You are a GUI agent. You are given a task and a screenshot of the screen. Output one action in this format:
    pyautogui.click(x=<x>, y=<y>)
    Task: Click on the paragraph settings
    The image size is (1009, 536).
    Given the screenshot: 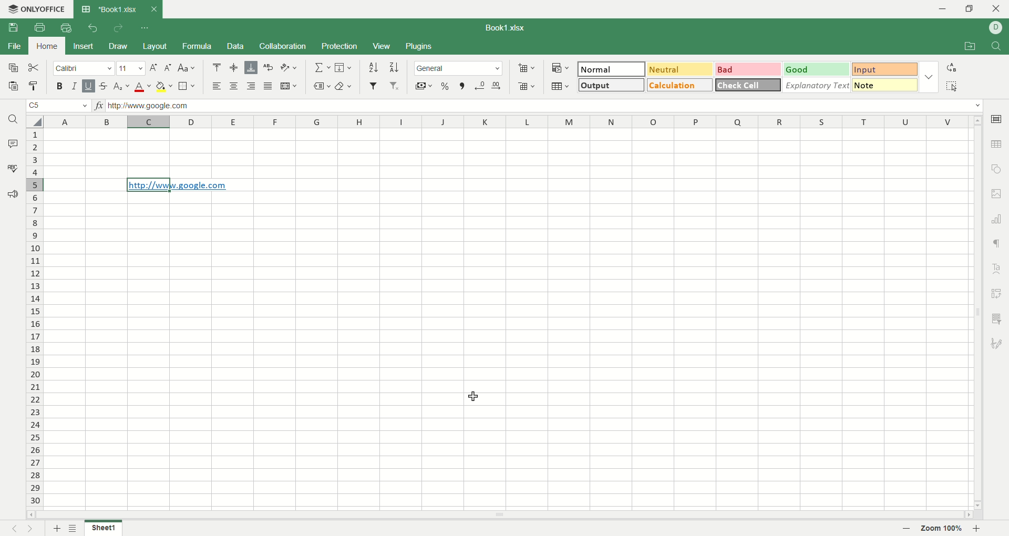 What is the action you would take?
    pyautogui.click(x=996, y=243)
    